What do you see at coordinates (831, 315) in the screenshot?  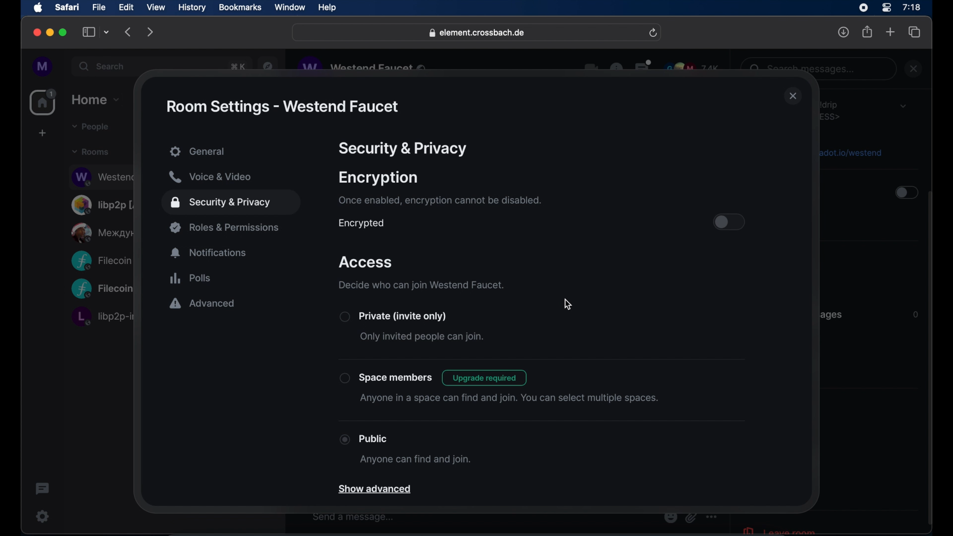 I see `obscure` at bounding box center [831, 315].